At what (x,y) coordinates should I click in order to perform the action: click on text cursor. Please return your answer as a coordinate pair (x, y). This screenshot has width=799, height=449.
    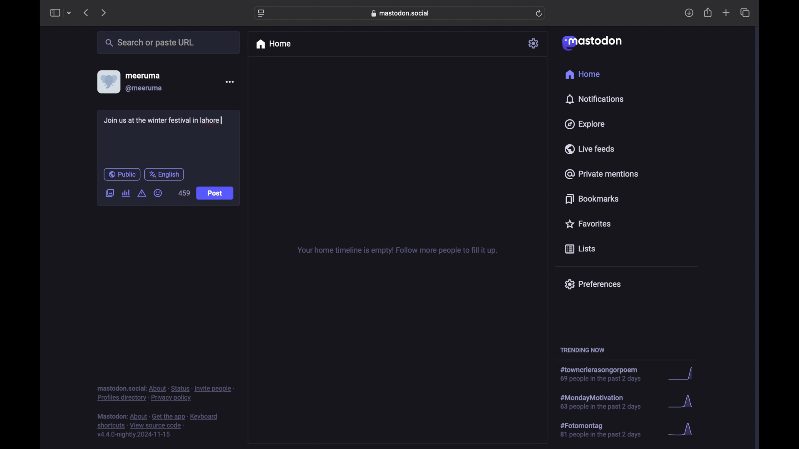
    Looking at the image, I should click on (223, 121).